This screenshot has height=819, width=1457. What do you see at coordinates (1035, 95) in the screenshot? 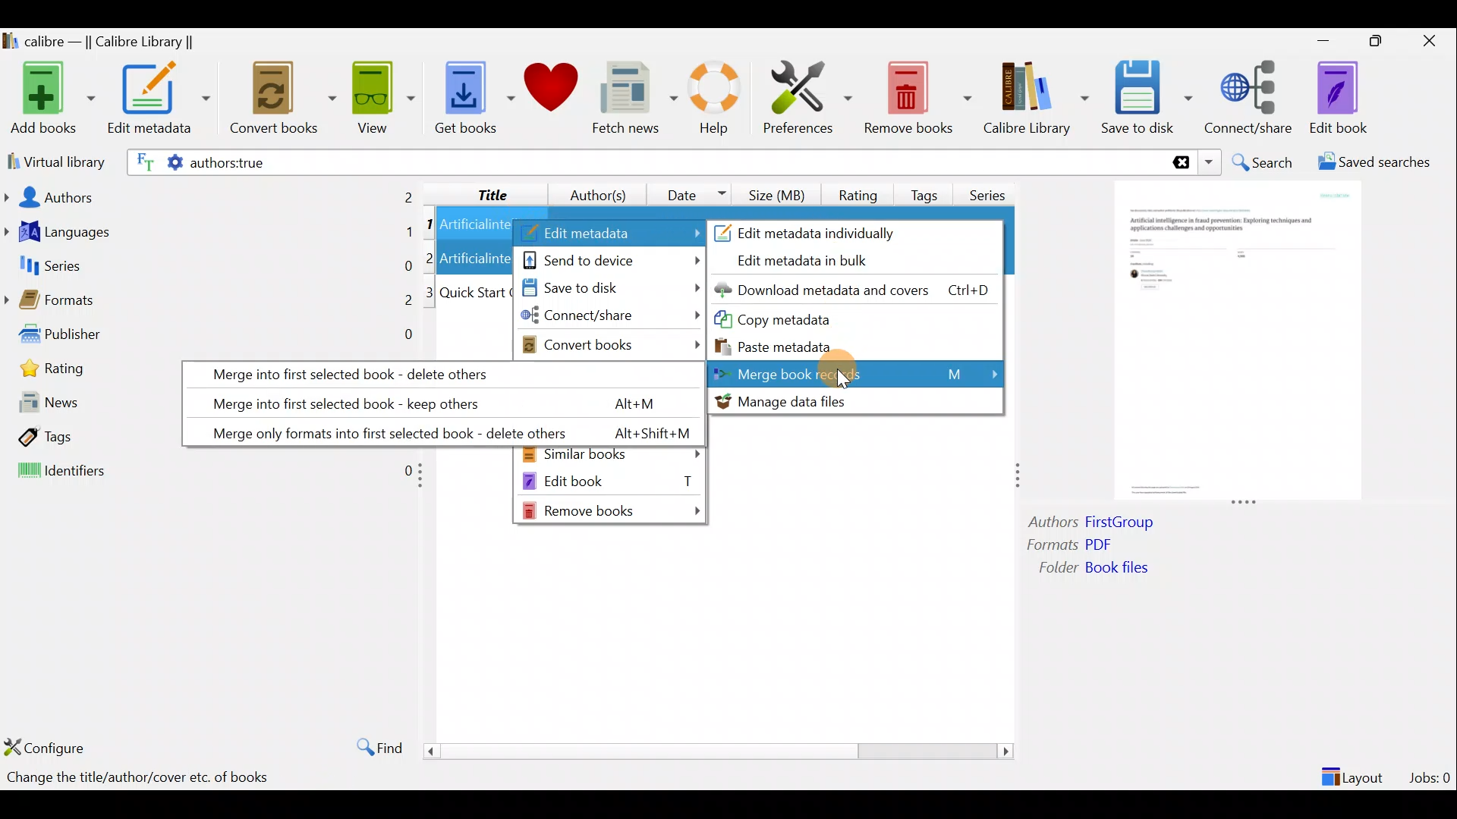
I see `Calibre library` at bounding box center [1035, 95].